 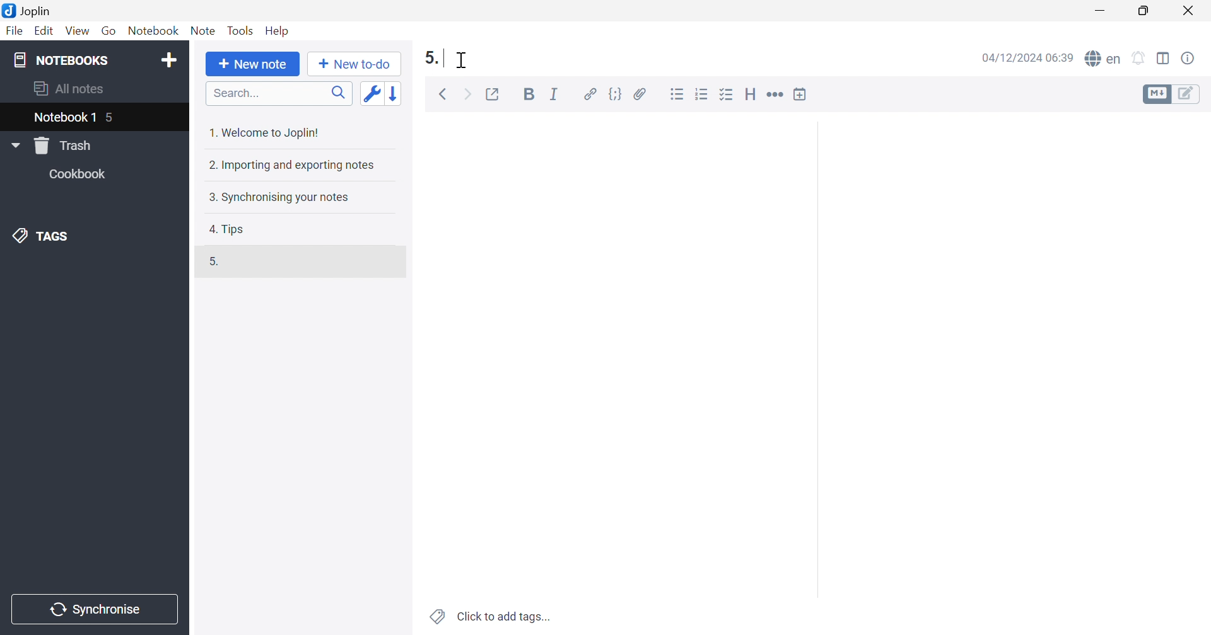 What do you see at coordinates (677, 94) in the screenshot?
I see `Bulleted list` at bounding box center [677, 94].